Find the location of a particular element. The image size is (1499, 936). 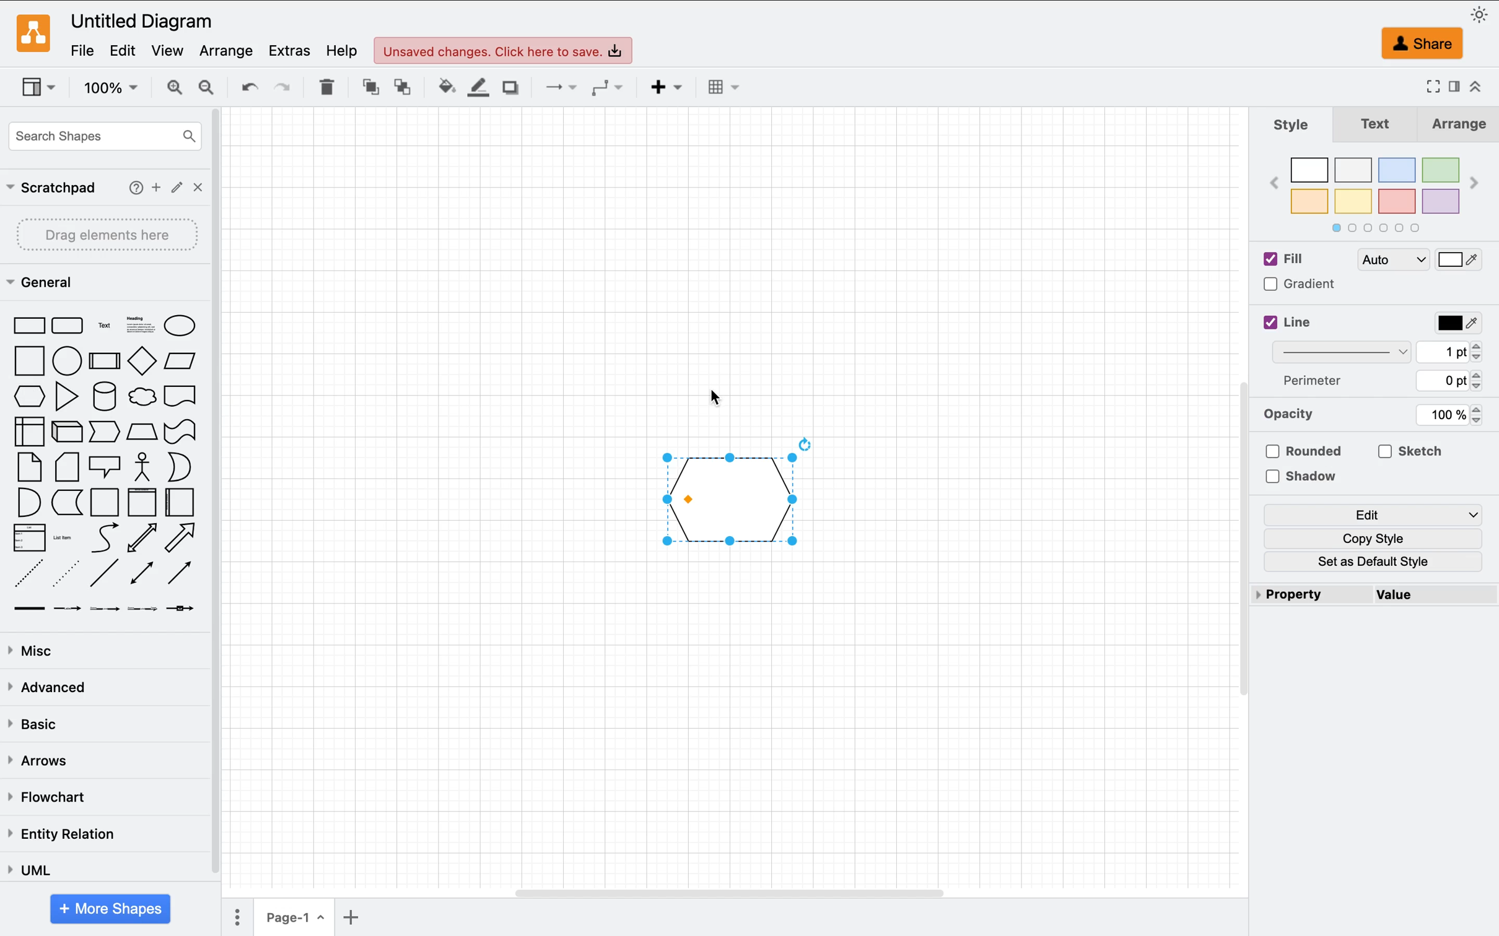

or is located at coordinates (182, 468).